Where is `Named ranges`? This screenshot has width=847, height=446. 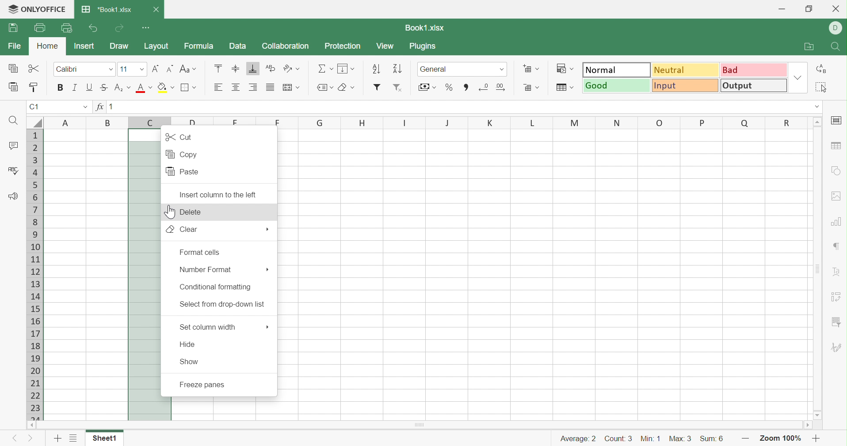
Named ranges is located at coordinates (320, 87).